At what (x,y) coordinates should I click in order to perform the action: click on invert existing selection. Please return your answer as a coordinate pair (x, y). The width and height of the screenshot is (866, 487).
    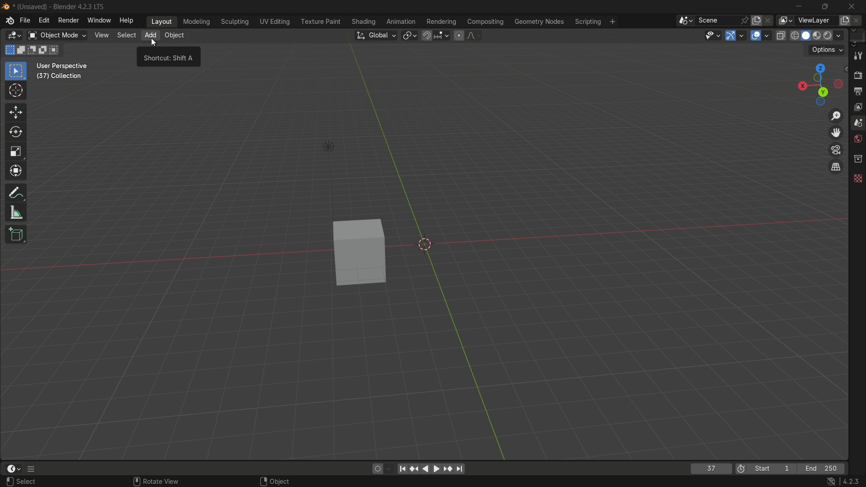
    Looking at the image, I should click on (45, 50).